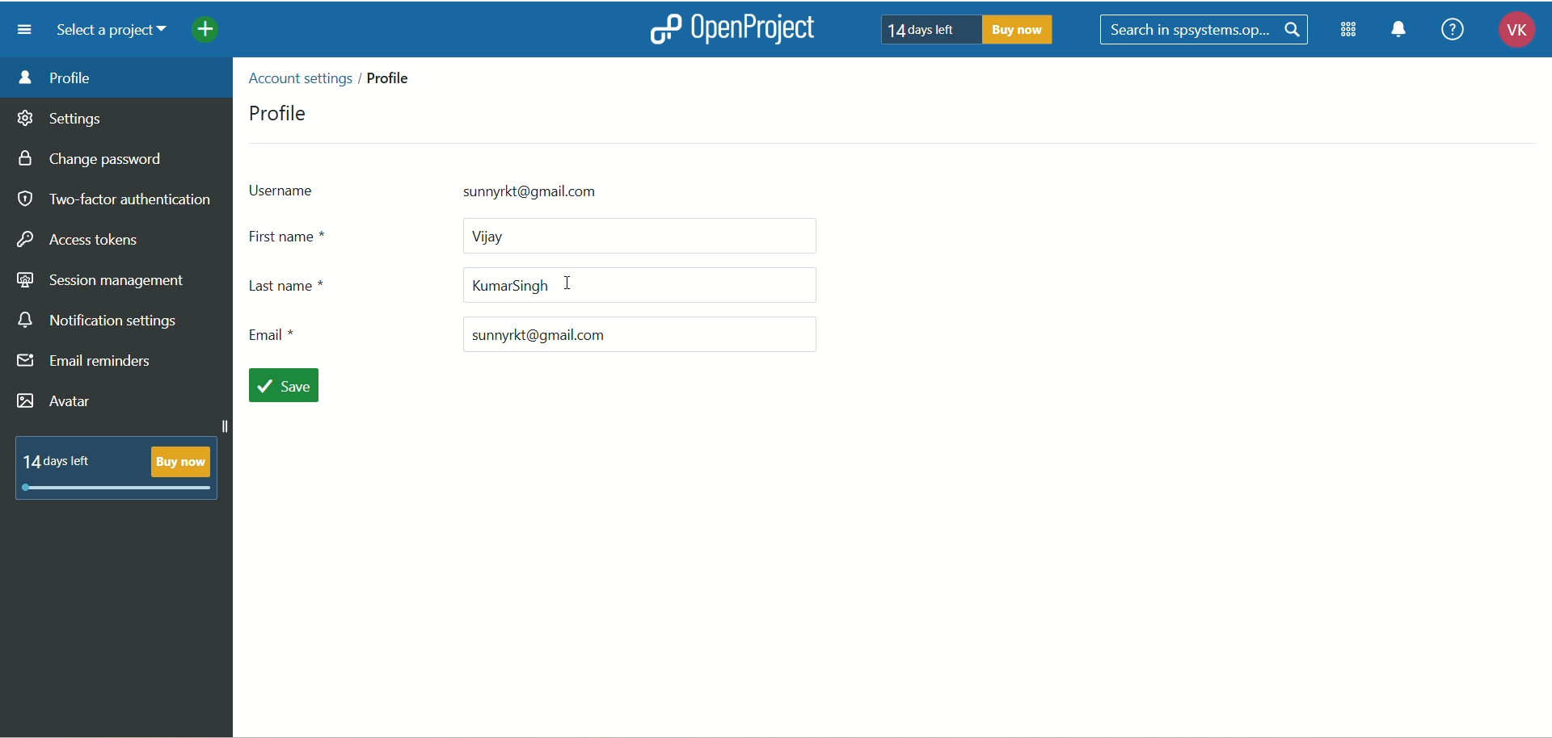 The height and width of the screenshot is (738, 1552). Describe the element at coordinates (289, 387) in the screenshot. I see `save` at that location.